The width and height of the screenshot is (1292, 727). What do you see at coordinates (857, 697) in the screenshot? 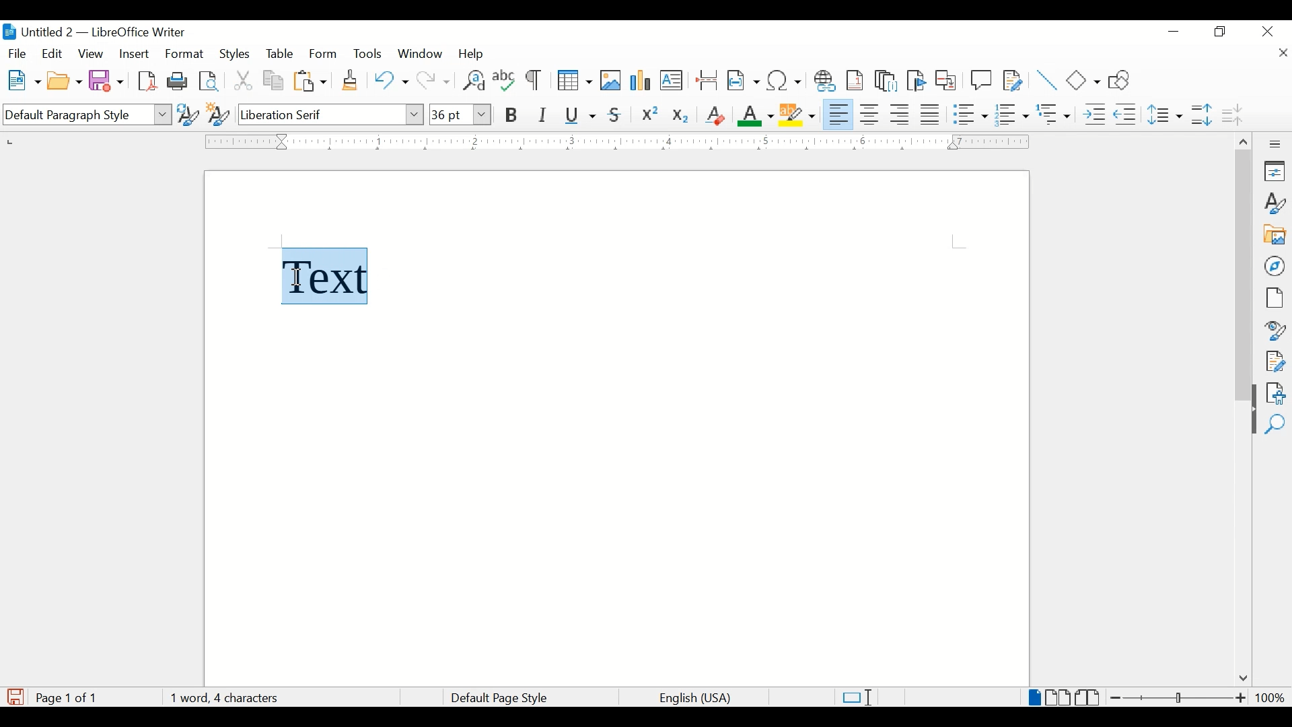
I see `standard selections` at bounding box center [857, 697].